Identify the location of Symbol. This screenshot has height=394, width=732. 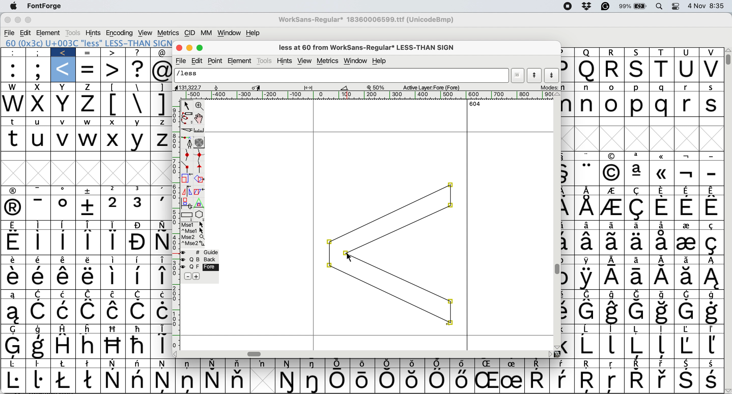
(636, 242).